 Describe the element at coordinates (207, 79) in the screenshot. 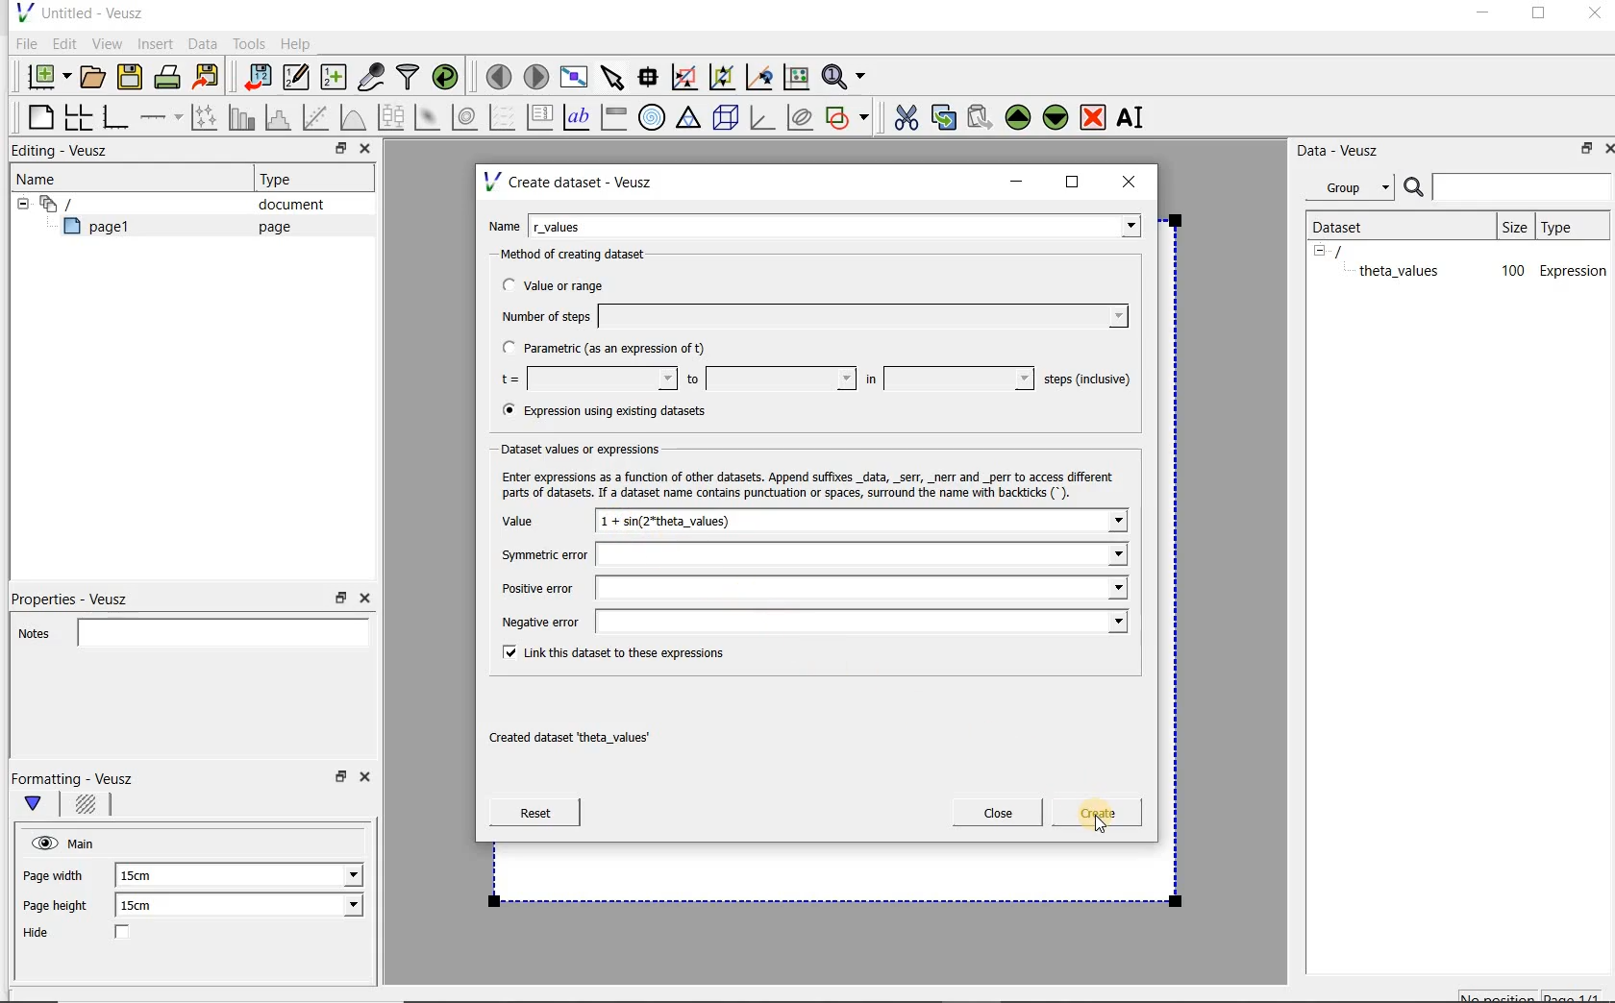

I see `Export to graphics format` at that location.